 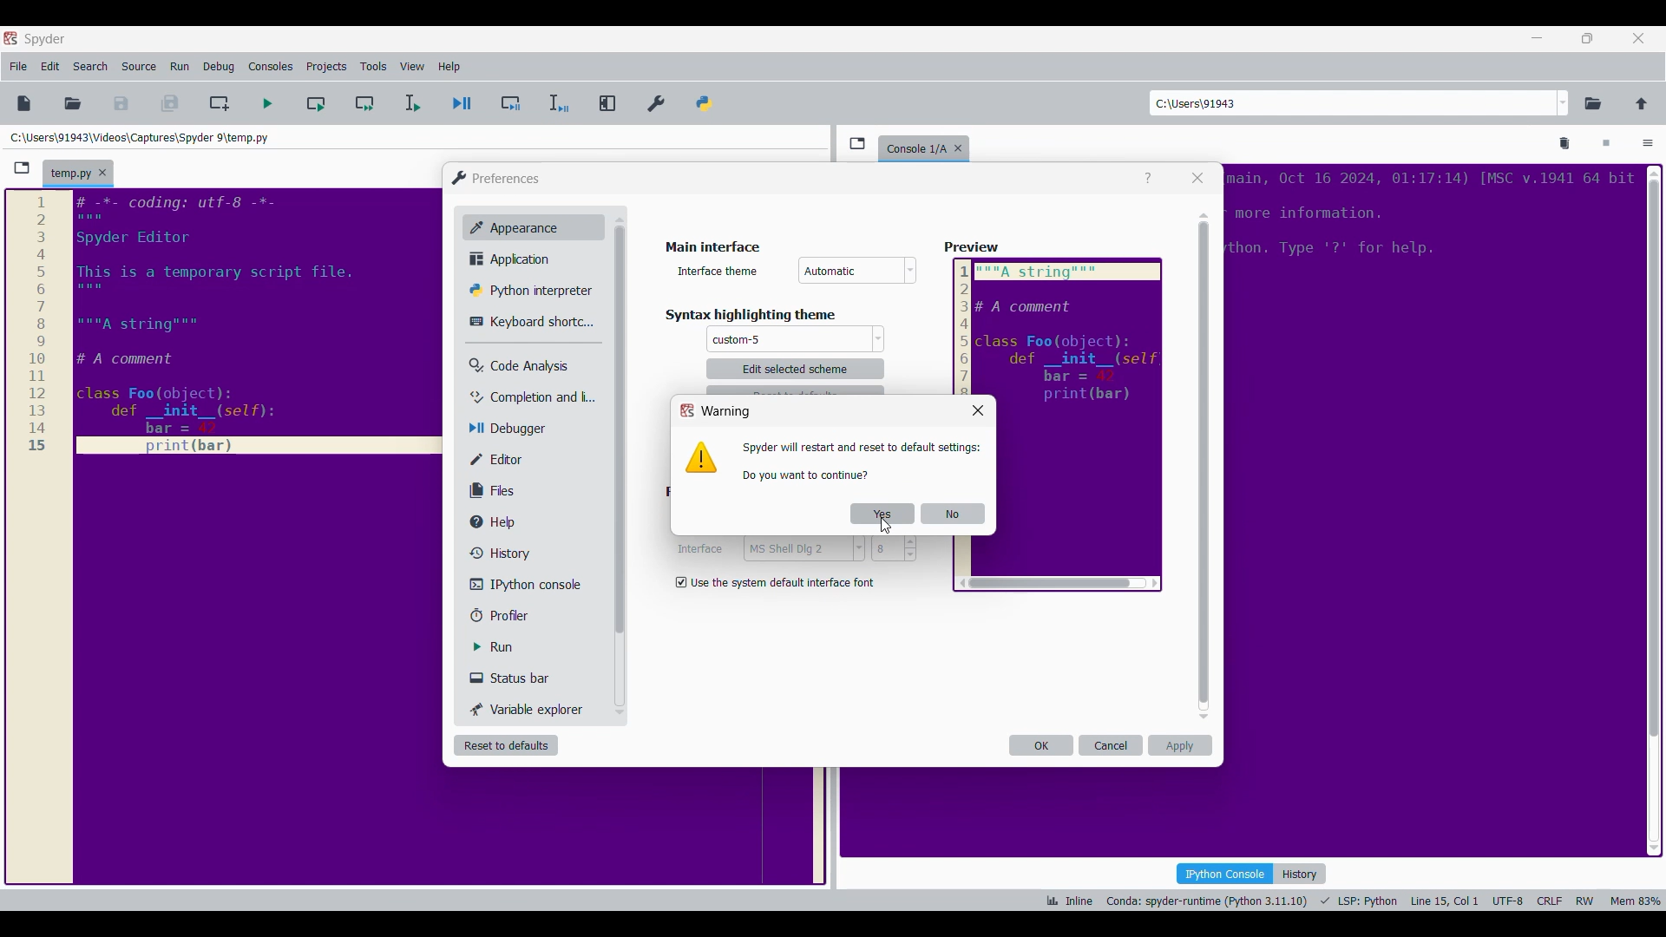 What do you see at coordinates (533, 365) in the screenshot?
I see `Code analysis` at bounding box center [533, 365].